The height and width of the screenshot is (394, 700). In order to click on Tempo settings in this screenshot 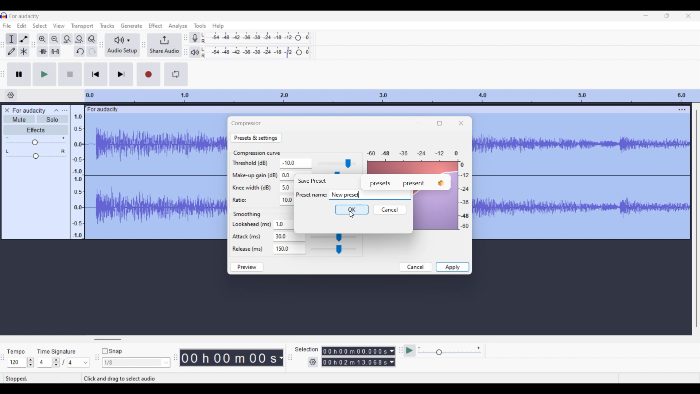, I will do `click(21, 362)`.